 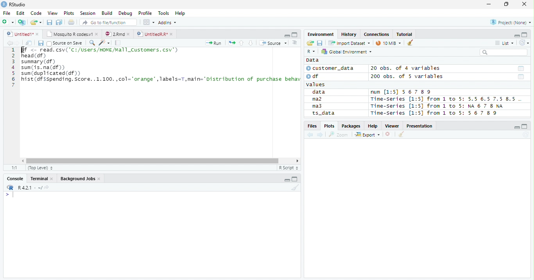 What do you see at coordinates (347, 51) in the screenshot?
I see `Global Environment` at bounding box center [347, 51].